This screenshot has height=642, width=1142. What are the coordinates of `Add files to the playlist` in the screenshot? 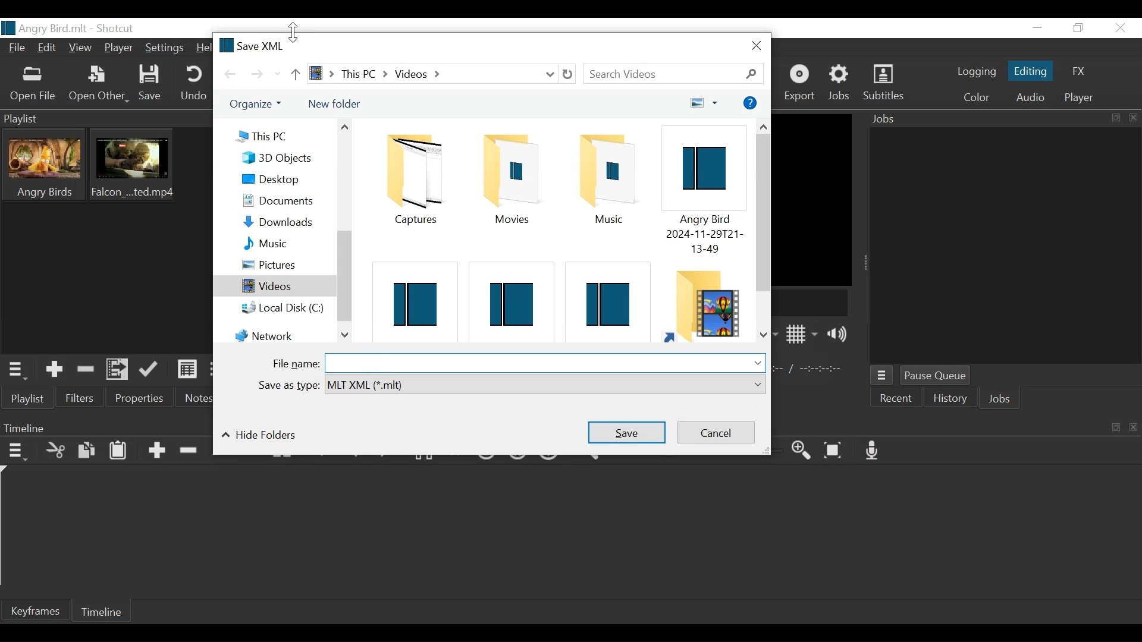 It's located at (118, 370).